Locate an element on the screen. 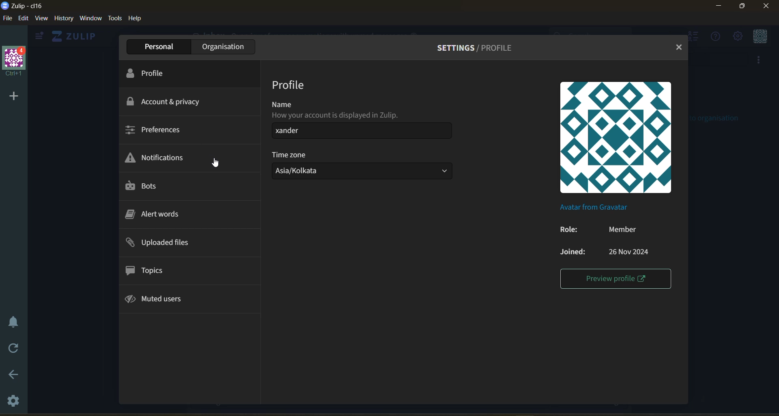  go back is located at coordinates (14, 374).